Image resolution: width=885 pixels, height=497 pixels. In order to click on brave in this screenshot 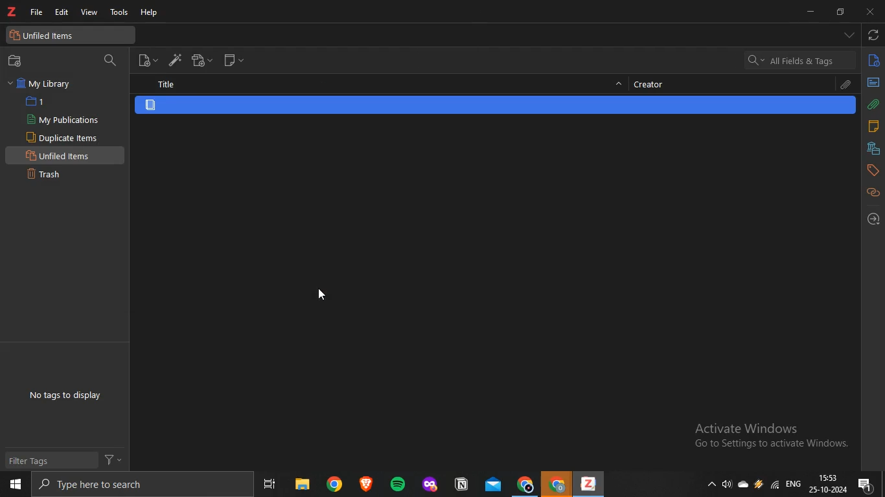, I will do `click(365, 483)`.